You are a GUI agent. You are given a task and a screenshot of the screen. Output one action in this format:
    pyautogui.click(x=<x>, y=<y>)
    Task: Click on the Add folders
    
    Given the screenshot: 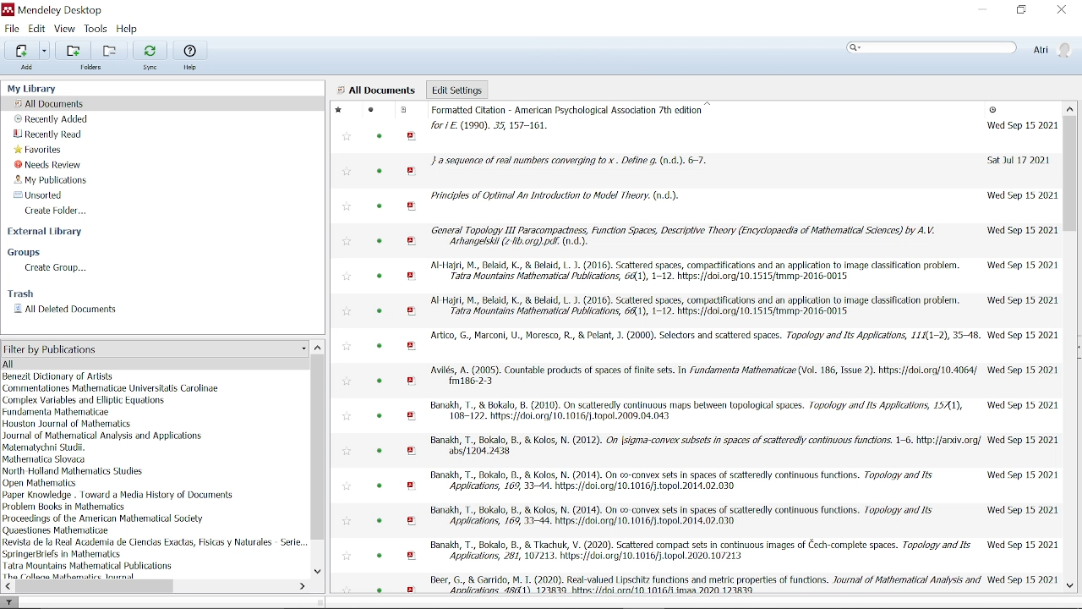 What is the action you would take?
    pyautogui.click(x=75, y=51)
    